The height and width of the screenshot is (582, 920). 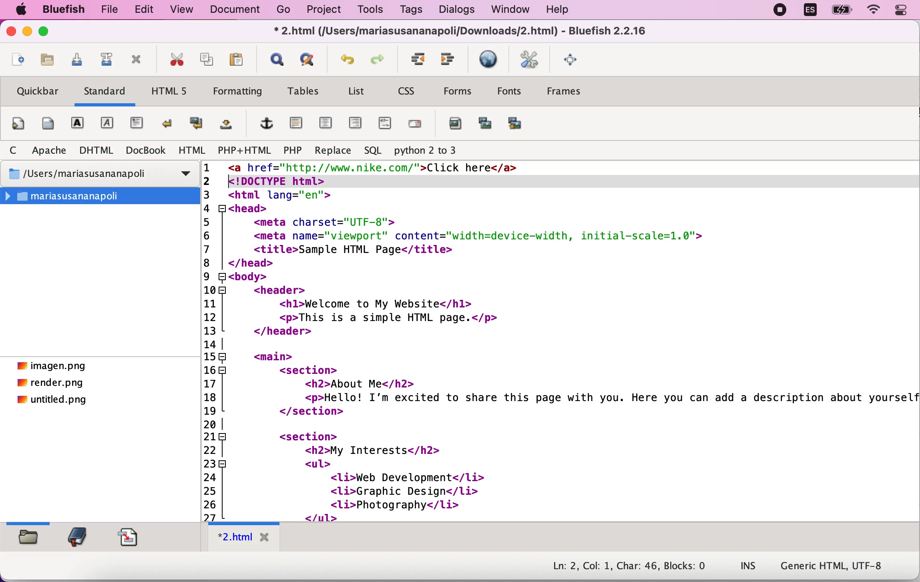 I want to click on email, so click(x=417, y=128).